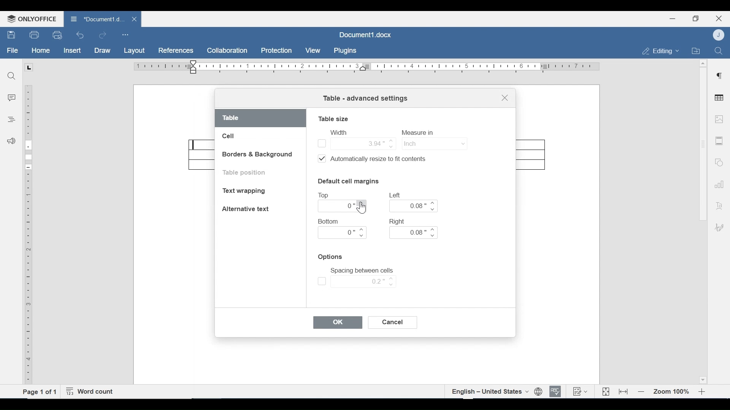  I want to click on Default cell margins, so click(348, 181).